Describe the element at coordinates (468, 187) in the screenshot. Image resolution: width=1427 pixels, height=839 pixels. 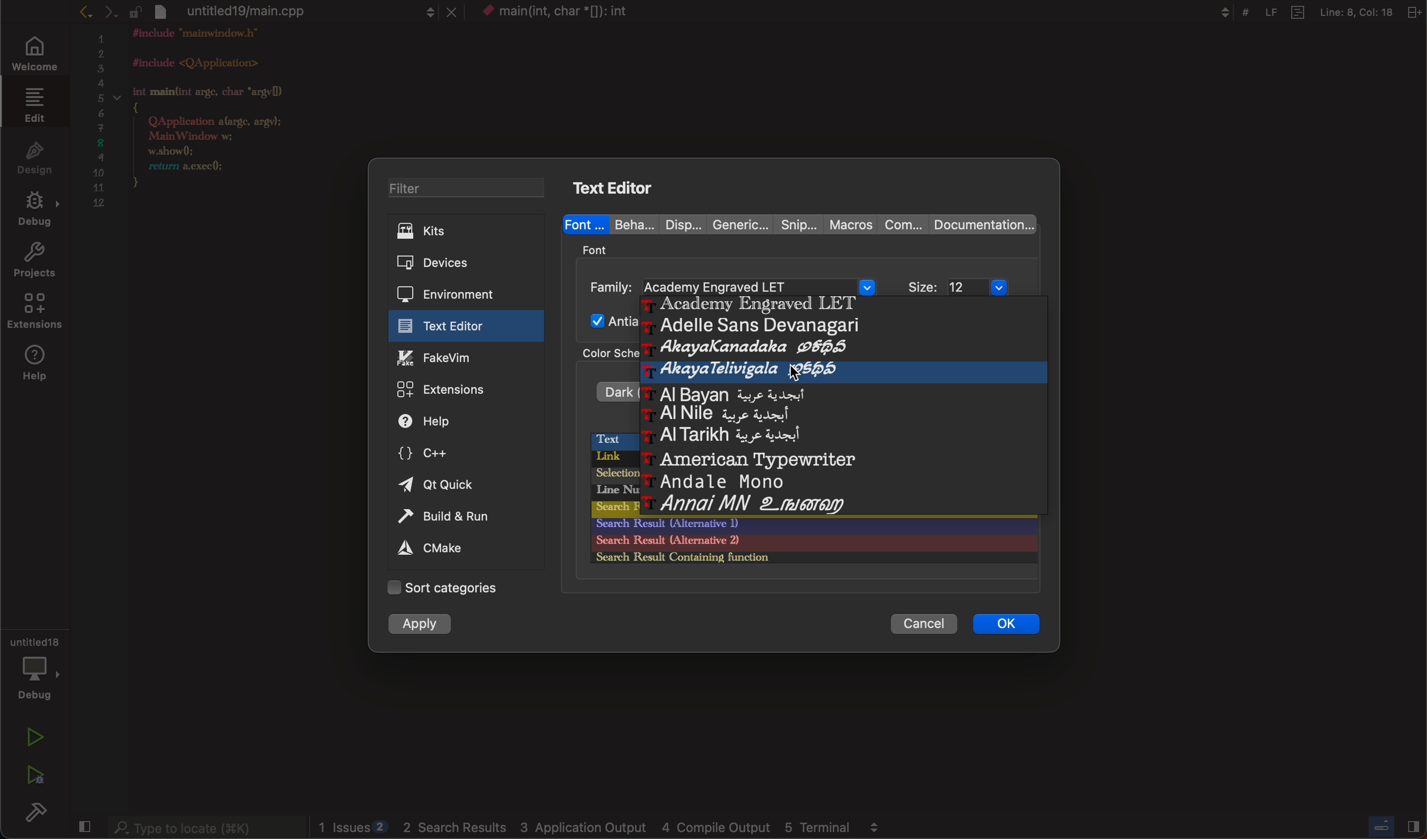
I see `filter` at that location.